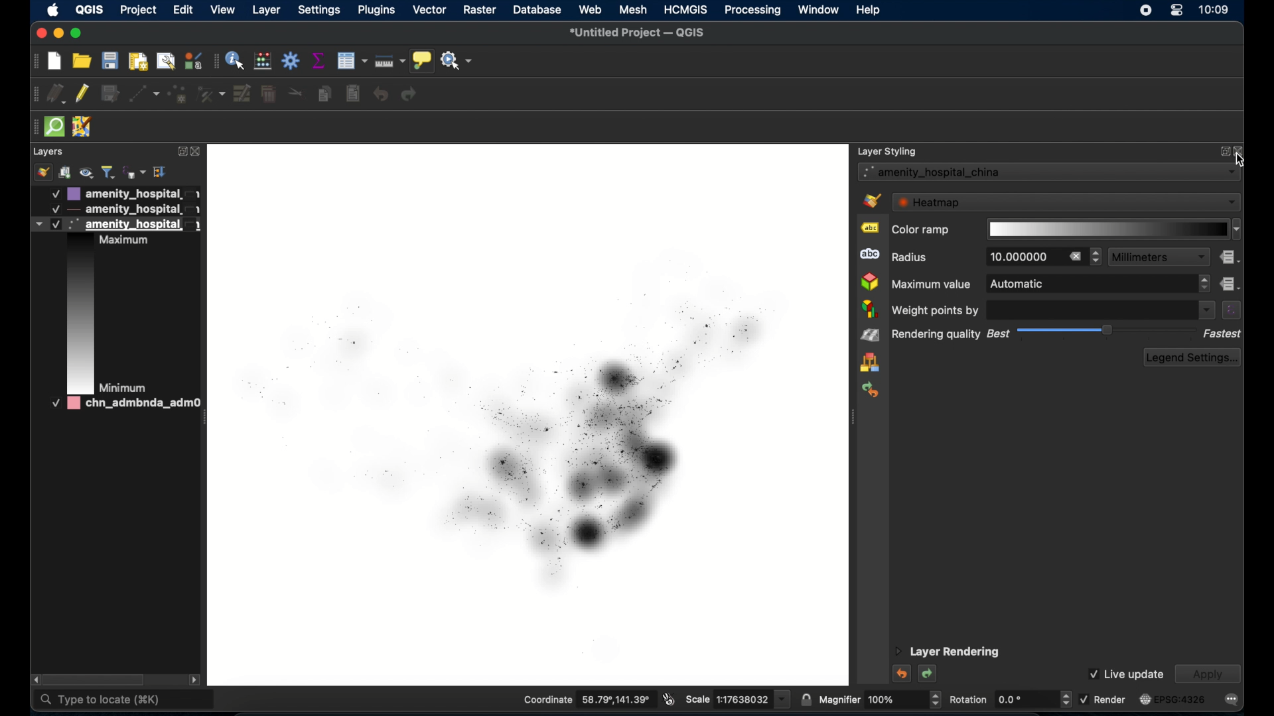 This screenshot has height=716, width=1274. What do you see at coordinates (324, 94) in the screenshot?
I see `copy features` at bounding box center [324, 94].